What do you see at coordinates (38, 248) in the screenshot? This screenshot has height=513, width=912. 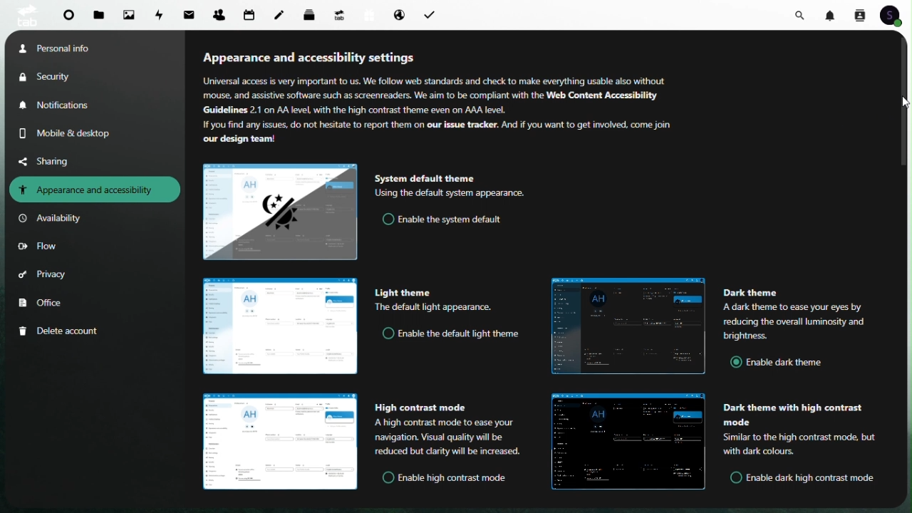 I see `flow` at bounding box center [38, 248].